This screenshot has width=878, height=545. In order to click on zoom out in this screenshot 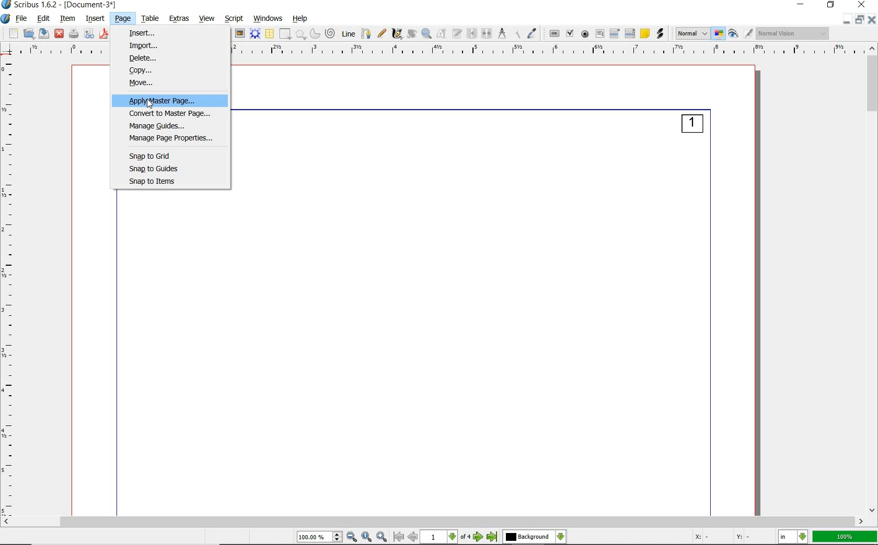, I will do `click(352, 537)`.